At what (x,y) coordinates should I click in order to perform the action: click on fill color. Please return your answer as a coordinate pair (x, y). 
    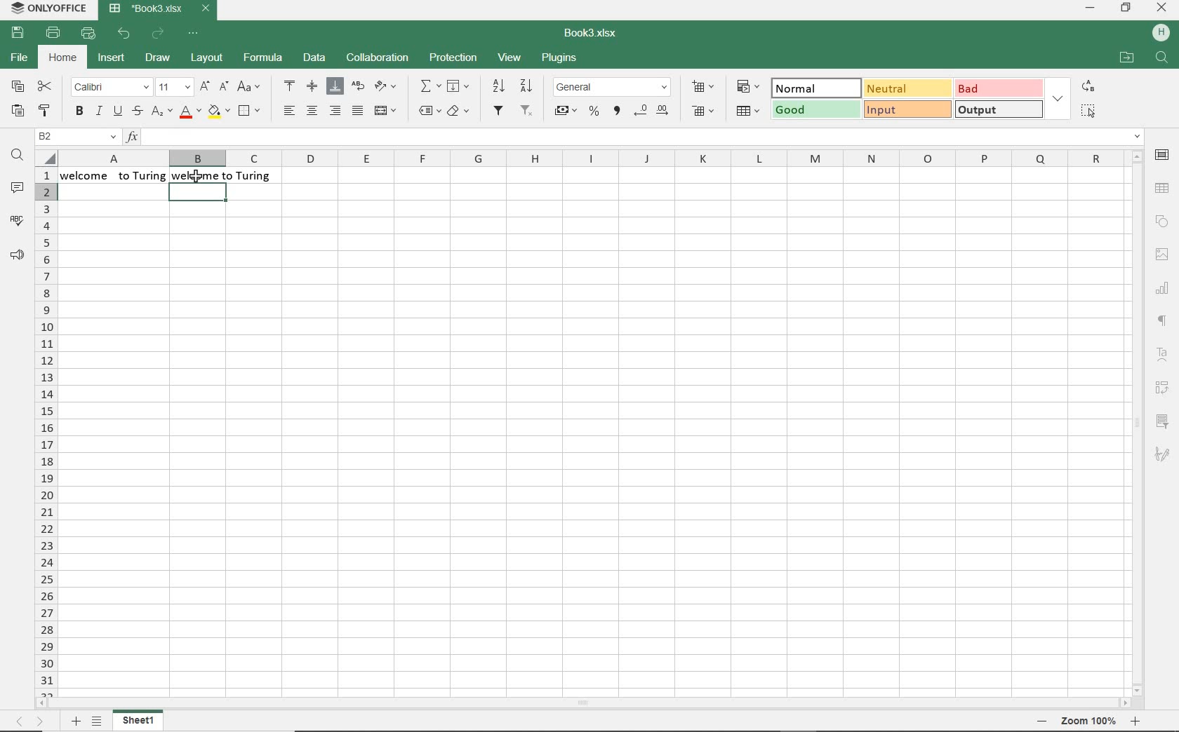
    Looking at the image, I should click on (218, 113).